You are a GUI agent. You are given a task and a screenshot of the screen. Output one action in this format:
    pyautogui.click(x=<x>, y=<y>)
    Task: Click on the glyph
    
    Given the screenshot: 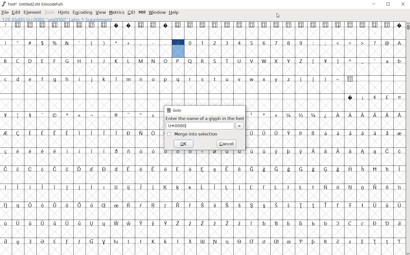 What is the action you would take?
    pyautogui.click(x=363, y=62)
    